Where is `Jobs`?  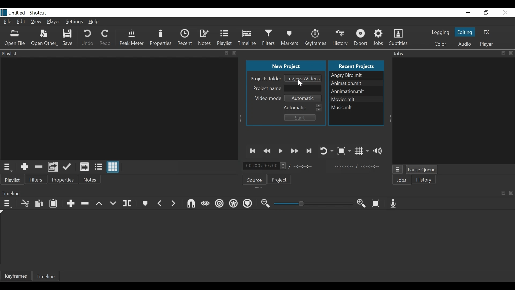
Jobs is located at coordinates (380, 37).